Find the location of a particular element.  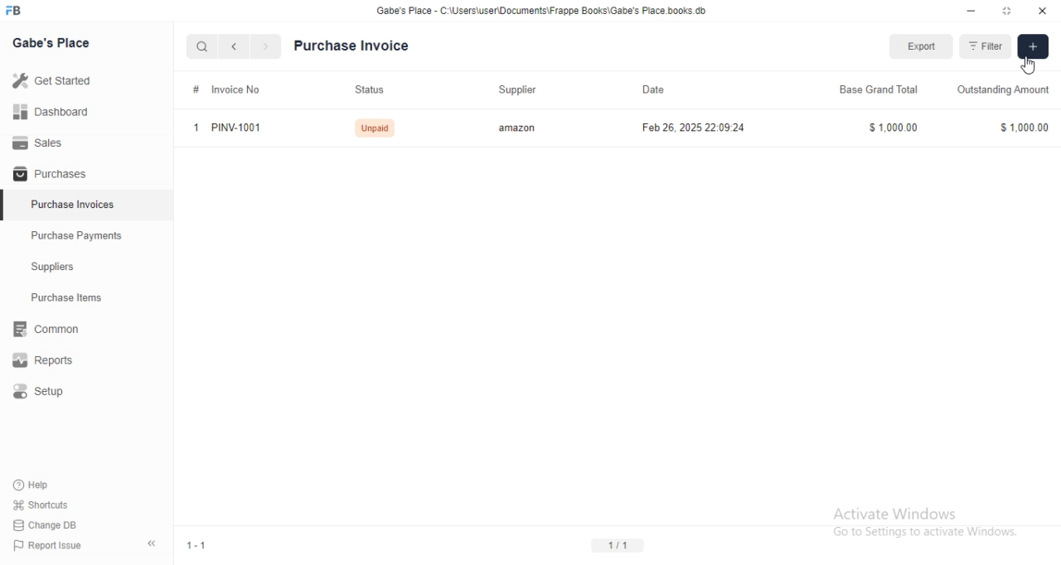

1 PINV-1001 is located at coordinates (227, 128).